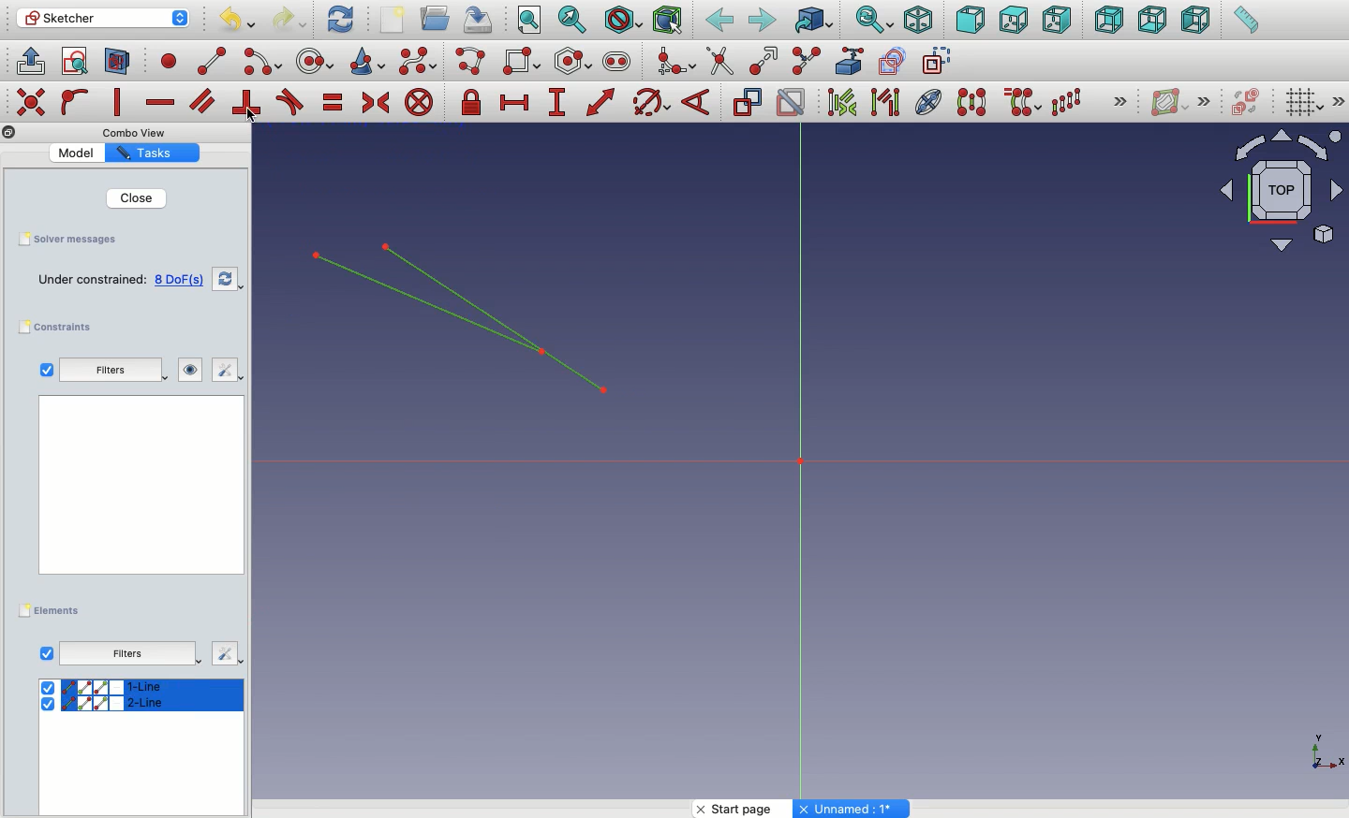 The width and height of the screenshot is (1349, 818). I want to click on Lines, so click(456, 318).